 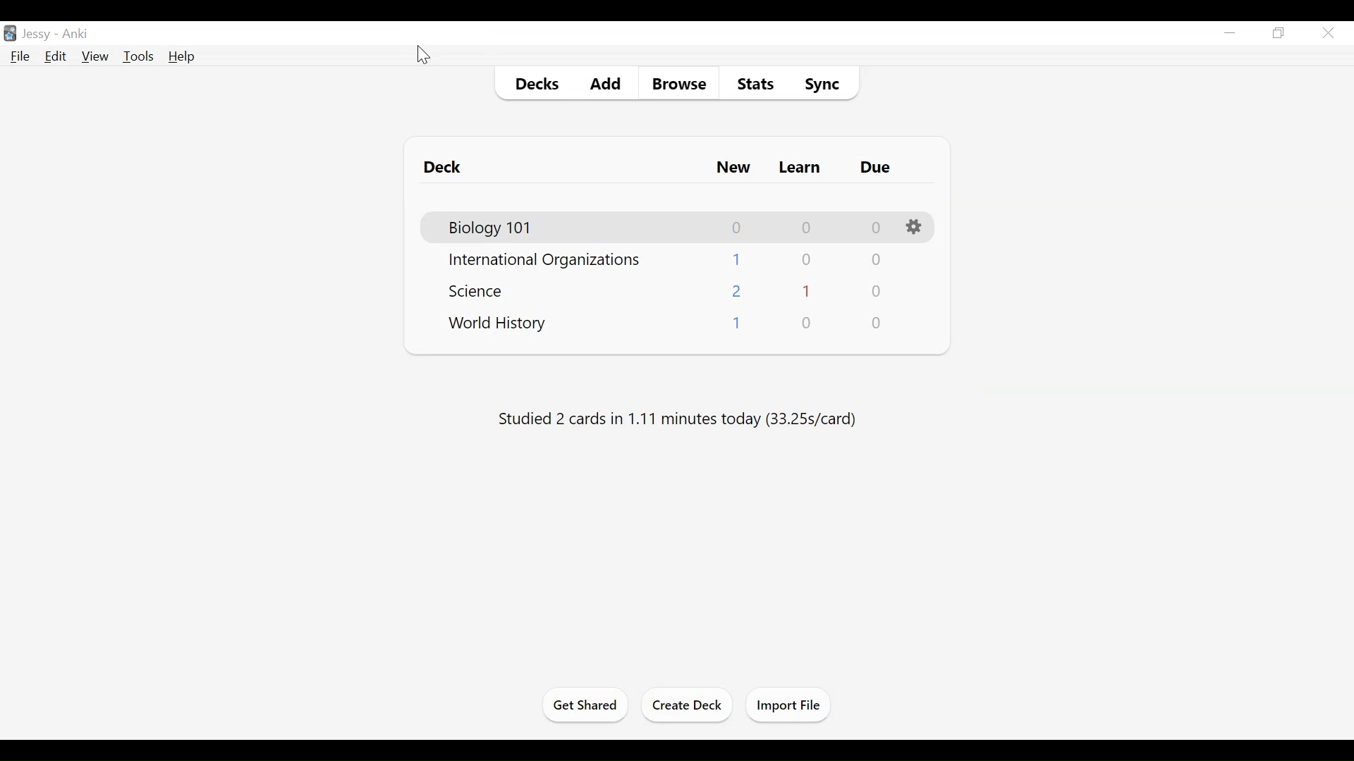 What do you see at coordinates (547, 261) in the screenshot?
I see `Deck Name` at bounding box center [547, 261].